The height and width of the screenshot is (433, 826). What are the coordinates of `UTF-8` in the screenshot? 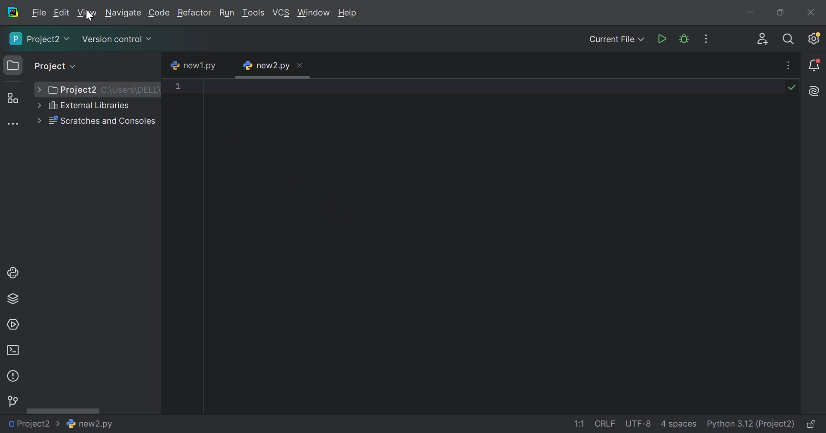 It's located at (639, 424).